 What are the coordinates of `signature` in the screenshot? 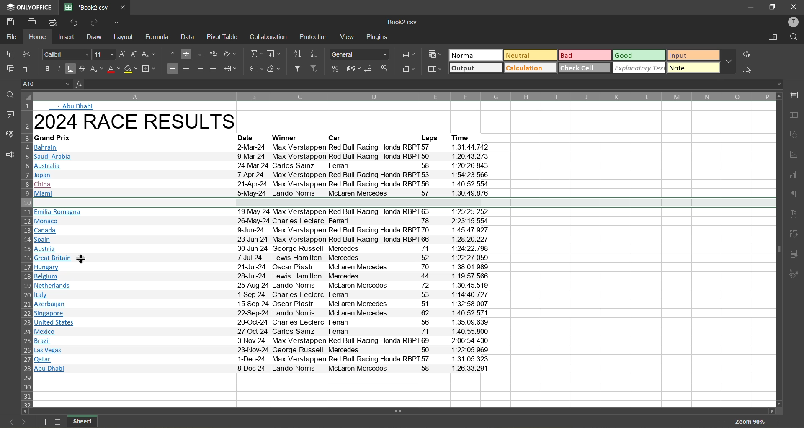 It's located at (796, 275).